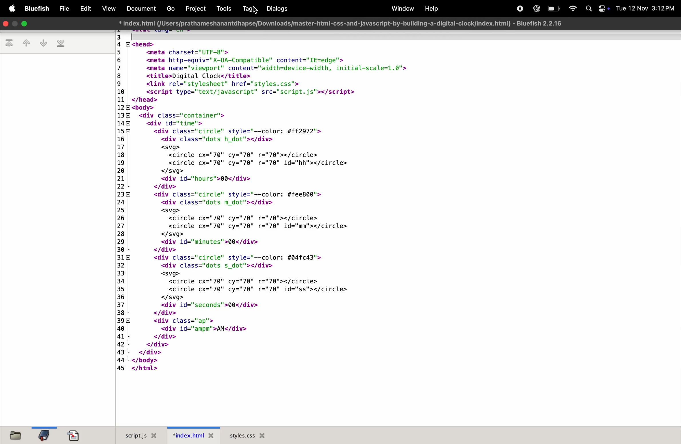 This screenshot has width=681, height=444. What do you see at coordinates (277, 9) in the screenshot?
I see `dialogs` at bounding box center [277, 9].